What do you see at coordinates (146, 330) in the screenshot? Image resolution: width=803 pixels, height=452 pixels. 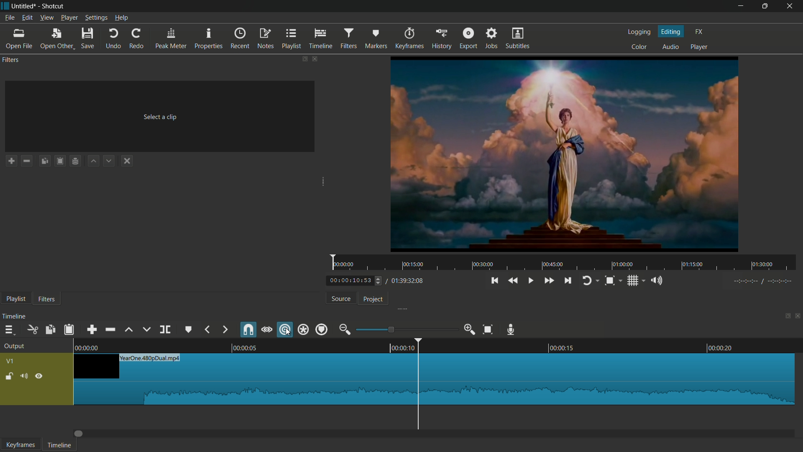 I see `overwrite` at bounding box center [146, 330].